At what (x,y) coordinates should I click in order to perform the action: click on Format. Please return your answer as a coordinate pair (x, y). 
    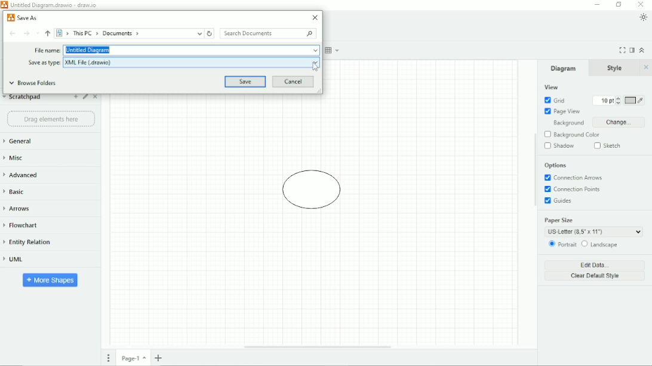
    Looking at the image, I should click on (632, 51).